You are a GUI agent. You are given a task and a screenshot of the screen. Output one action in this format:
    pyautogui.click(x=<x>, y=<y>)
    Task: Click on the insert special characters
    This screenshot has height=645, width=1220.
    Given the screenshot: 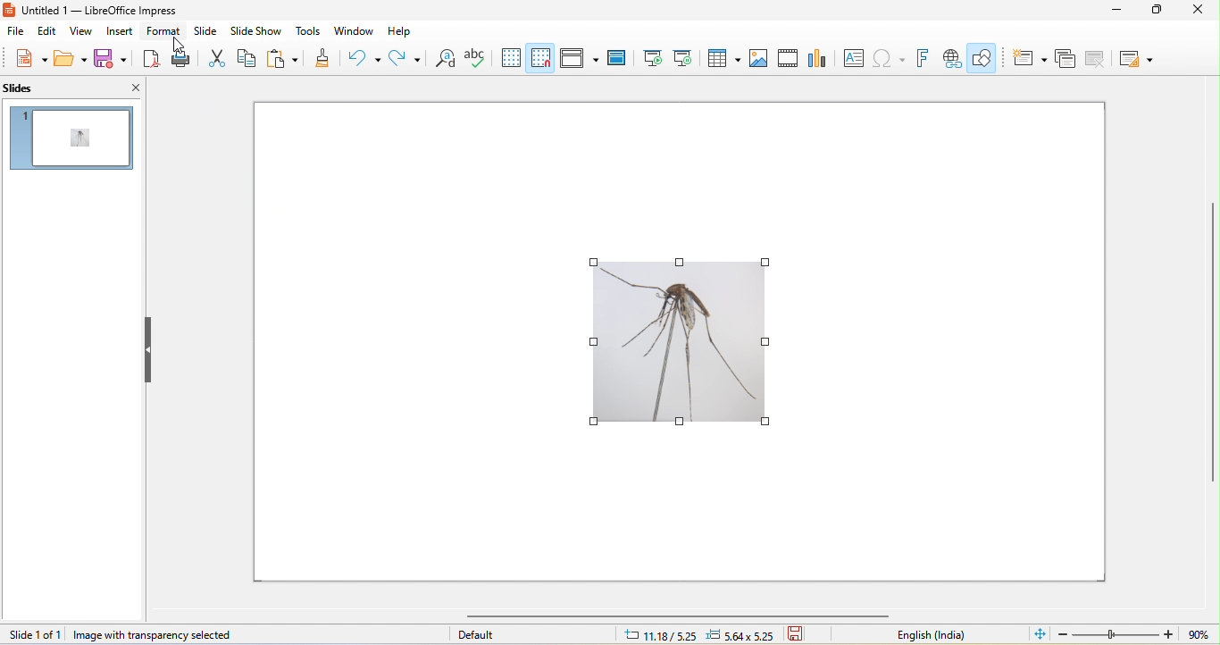 What is the action you would take?
    pyautogui.click(x=889, y=58)
    